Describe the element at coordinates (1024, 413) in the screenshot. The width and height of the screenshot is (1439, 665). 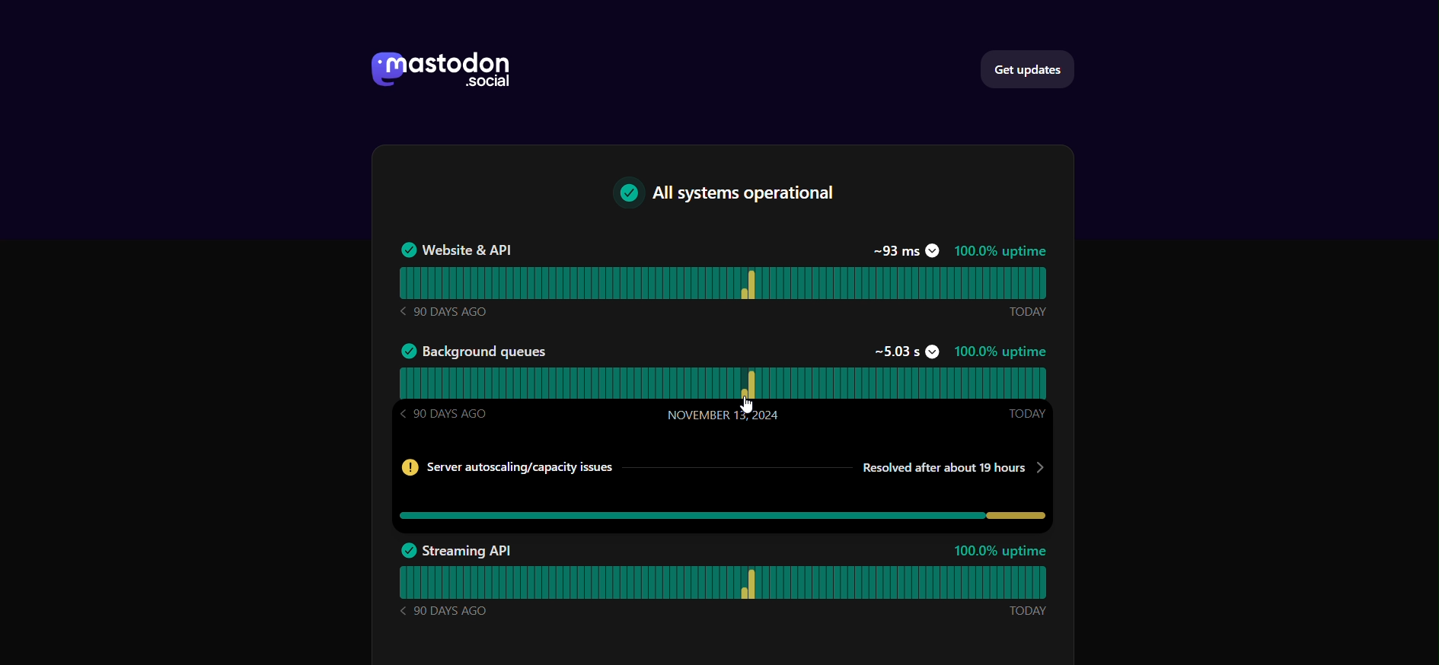
I see `Today` at that location.